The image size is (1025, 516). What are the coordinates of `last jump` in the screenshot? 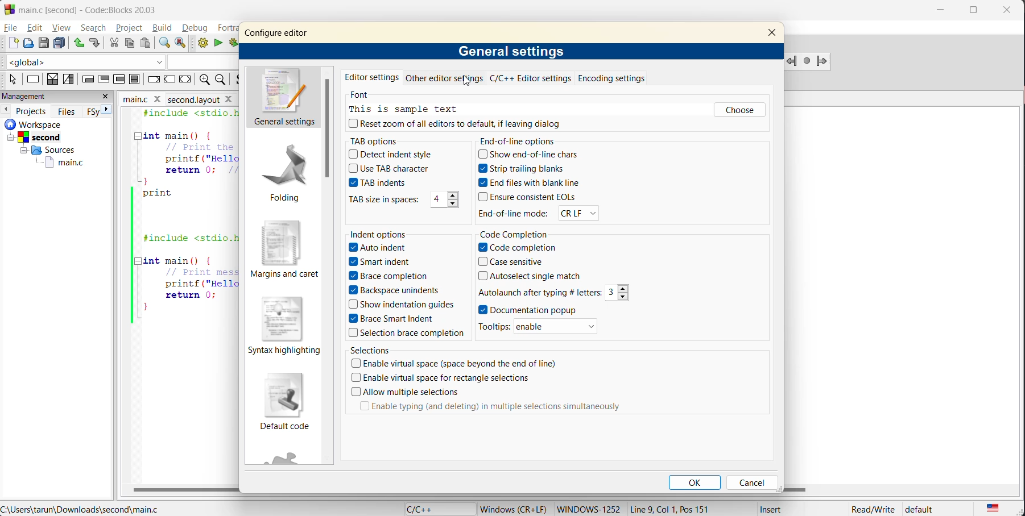 It's located at (807, 61).